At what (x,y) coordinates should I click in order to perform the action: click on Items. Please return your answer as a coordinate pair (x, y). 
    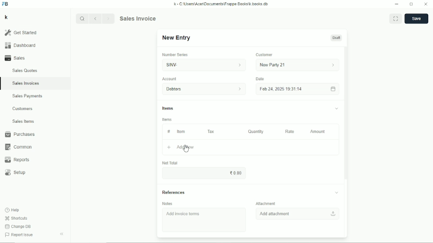
    Looking at the image, I should click on (250, 109).